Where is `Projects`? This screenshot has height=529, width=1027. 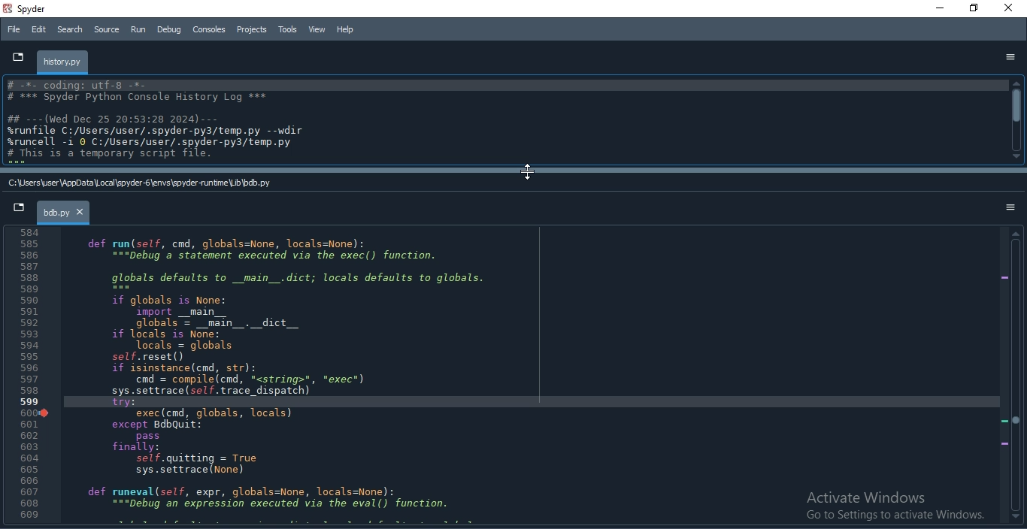 Projects is located at coordinates (253, 30).